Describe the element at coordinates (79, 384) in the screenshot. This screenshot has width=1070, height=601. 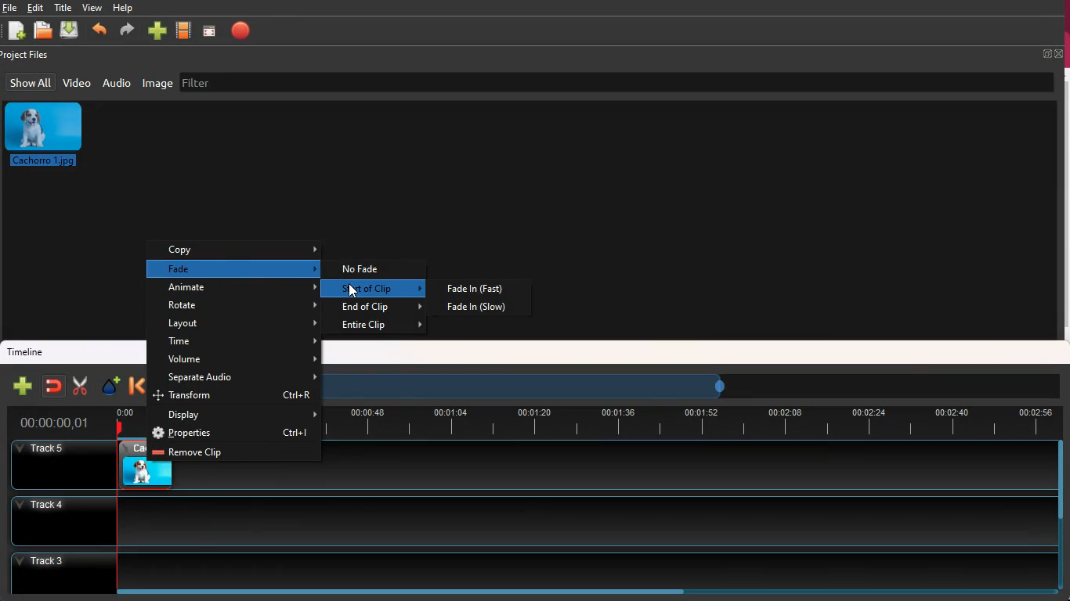
I see `cut` at that location.